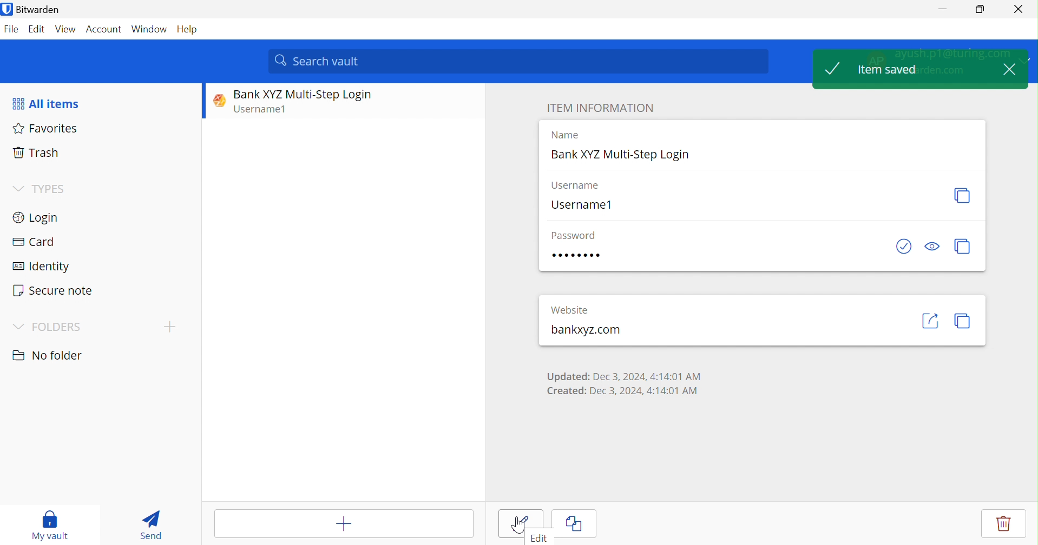  Describe the element at coordinates (962, 247) in the screenshot. I see `Regenerate password` at that location.